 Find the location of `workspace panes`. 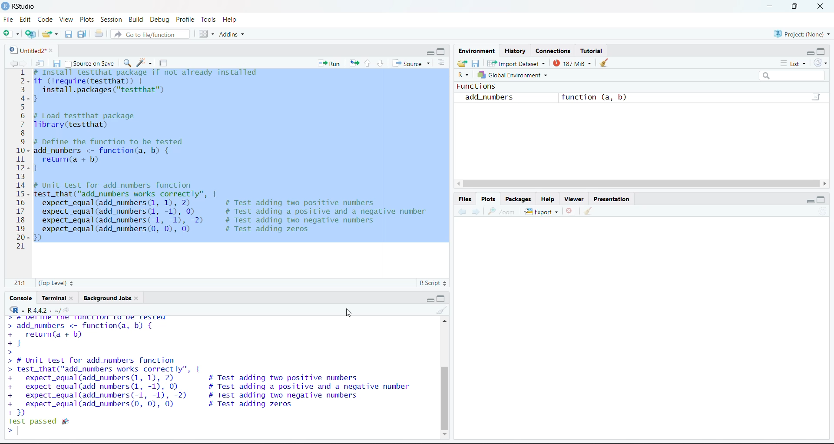

workspace panes is located at coordinates (206, 34).